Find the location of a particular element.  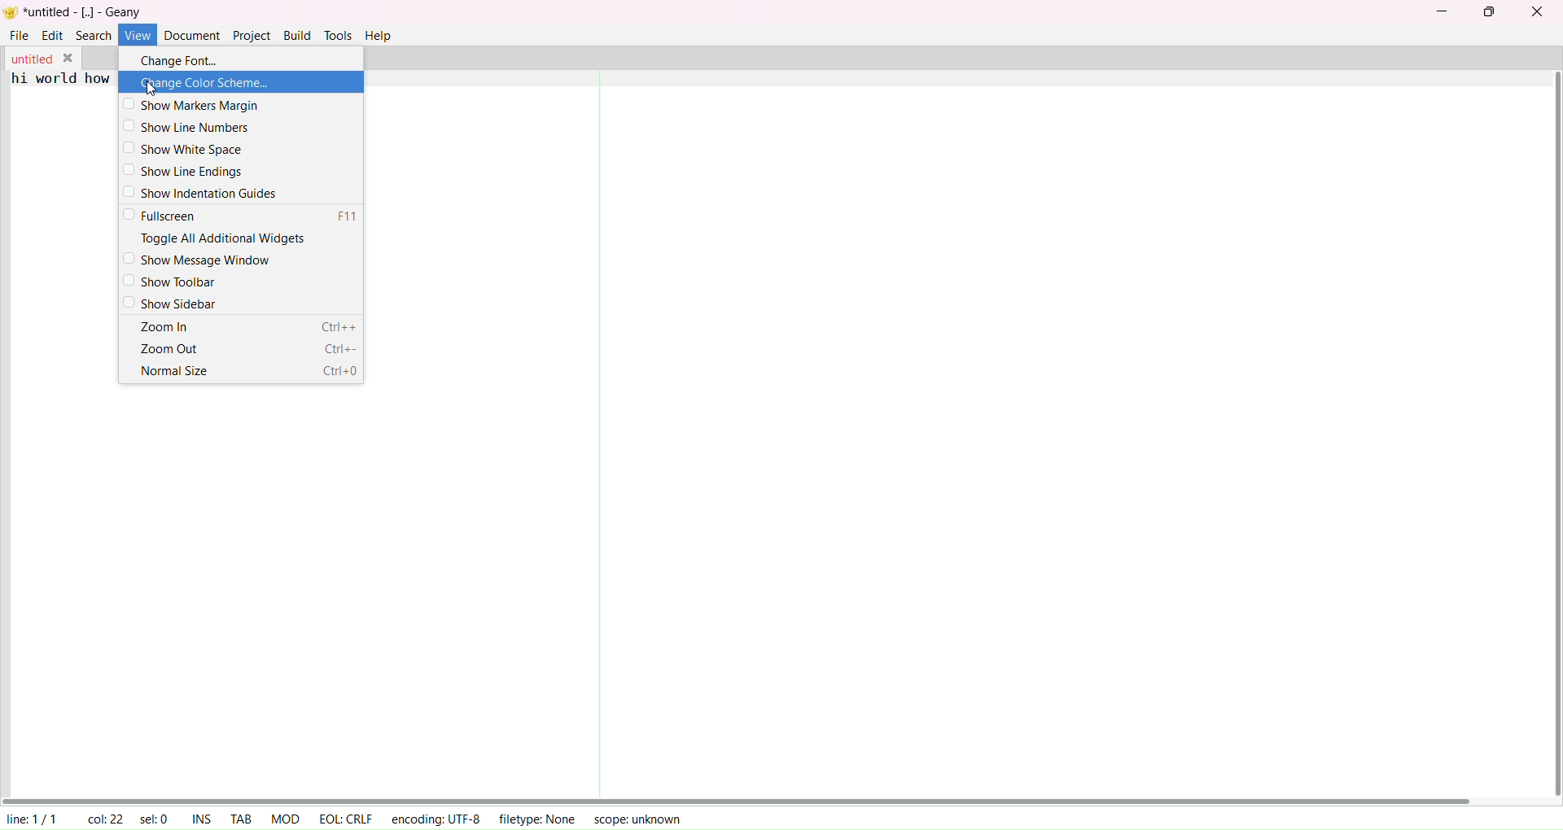

normal size is located at coordinates (247, 371).